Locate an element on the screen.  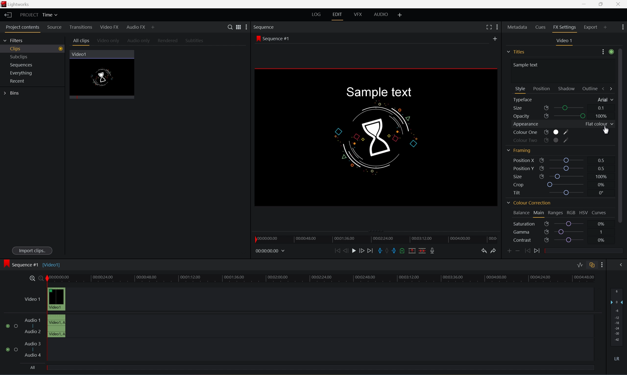
Files is located at coordinates (517, 51).